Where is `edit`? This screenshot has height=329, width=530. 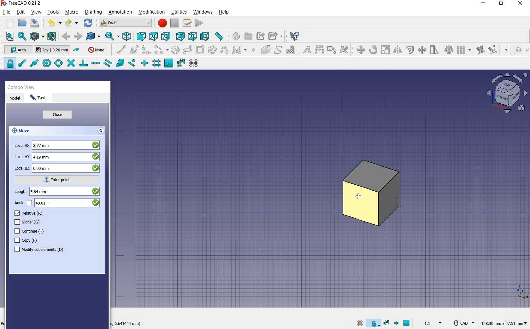 edit is located at coordinates (21, 12).